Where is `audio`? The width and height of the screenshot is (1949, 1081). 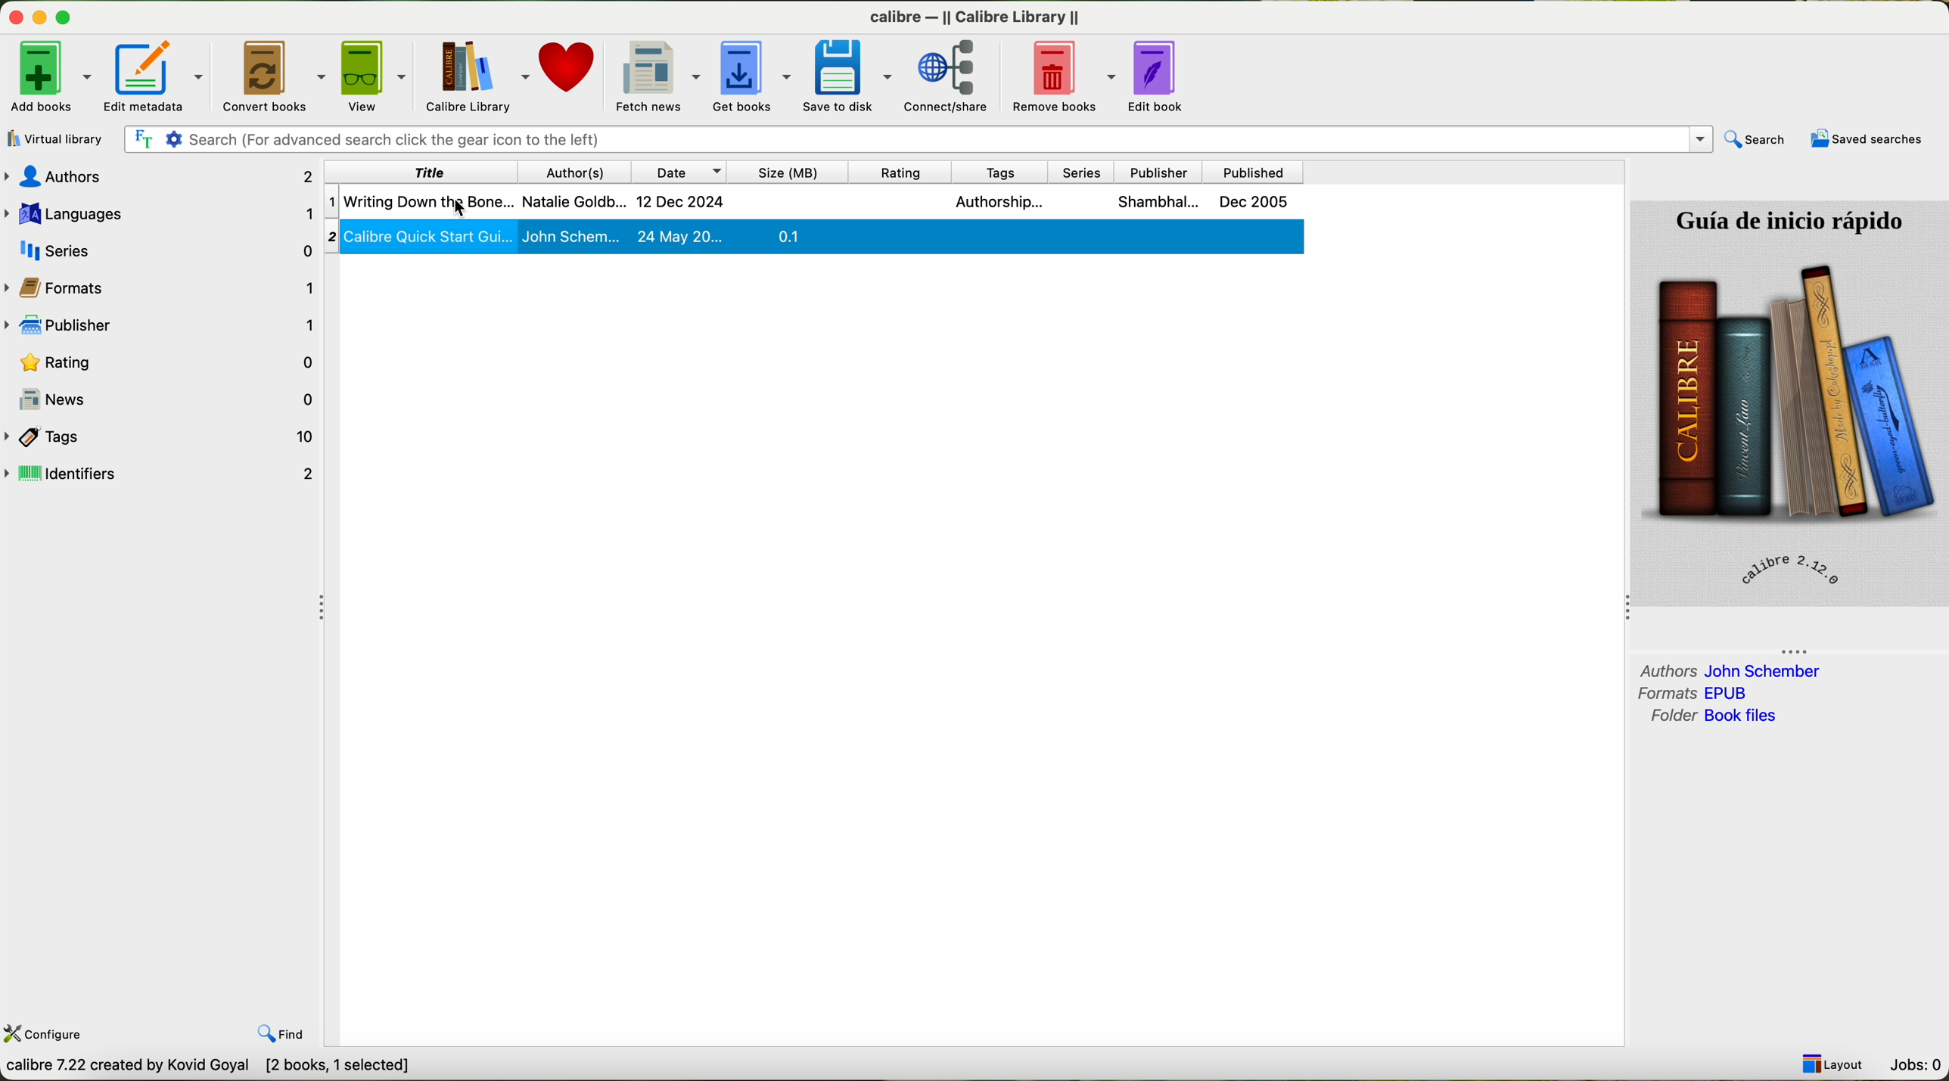 audio is located at coordinates (172, 178).